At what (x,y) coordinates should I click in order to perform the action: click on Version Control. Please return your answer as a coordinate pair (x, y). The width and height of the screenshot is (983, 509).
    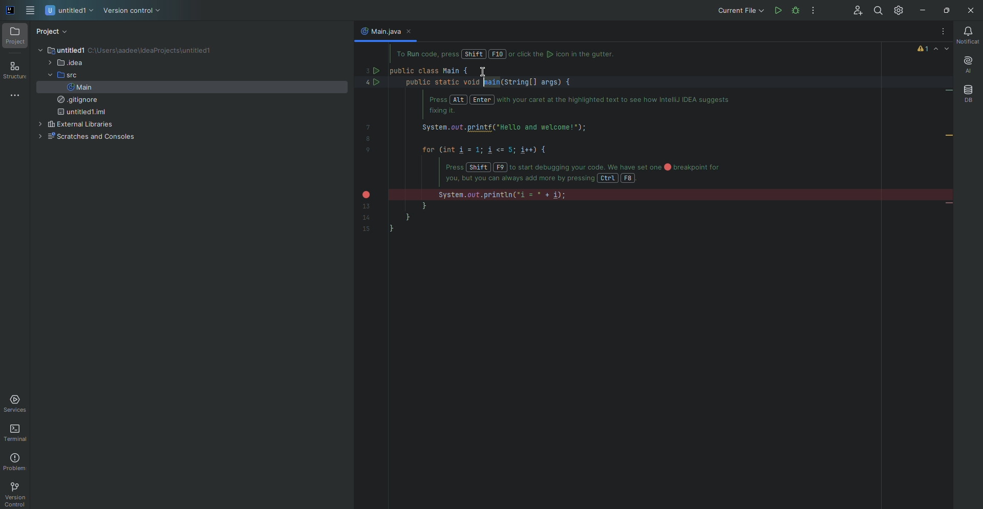
    Looking at the image, I should click on (132, 11).